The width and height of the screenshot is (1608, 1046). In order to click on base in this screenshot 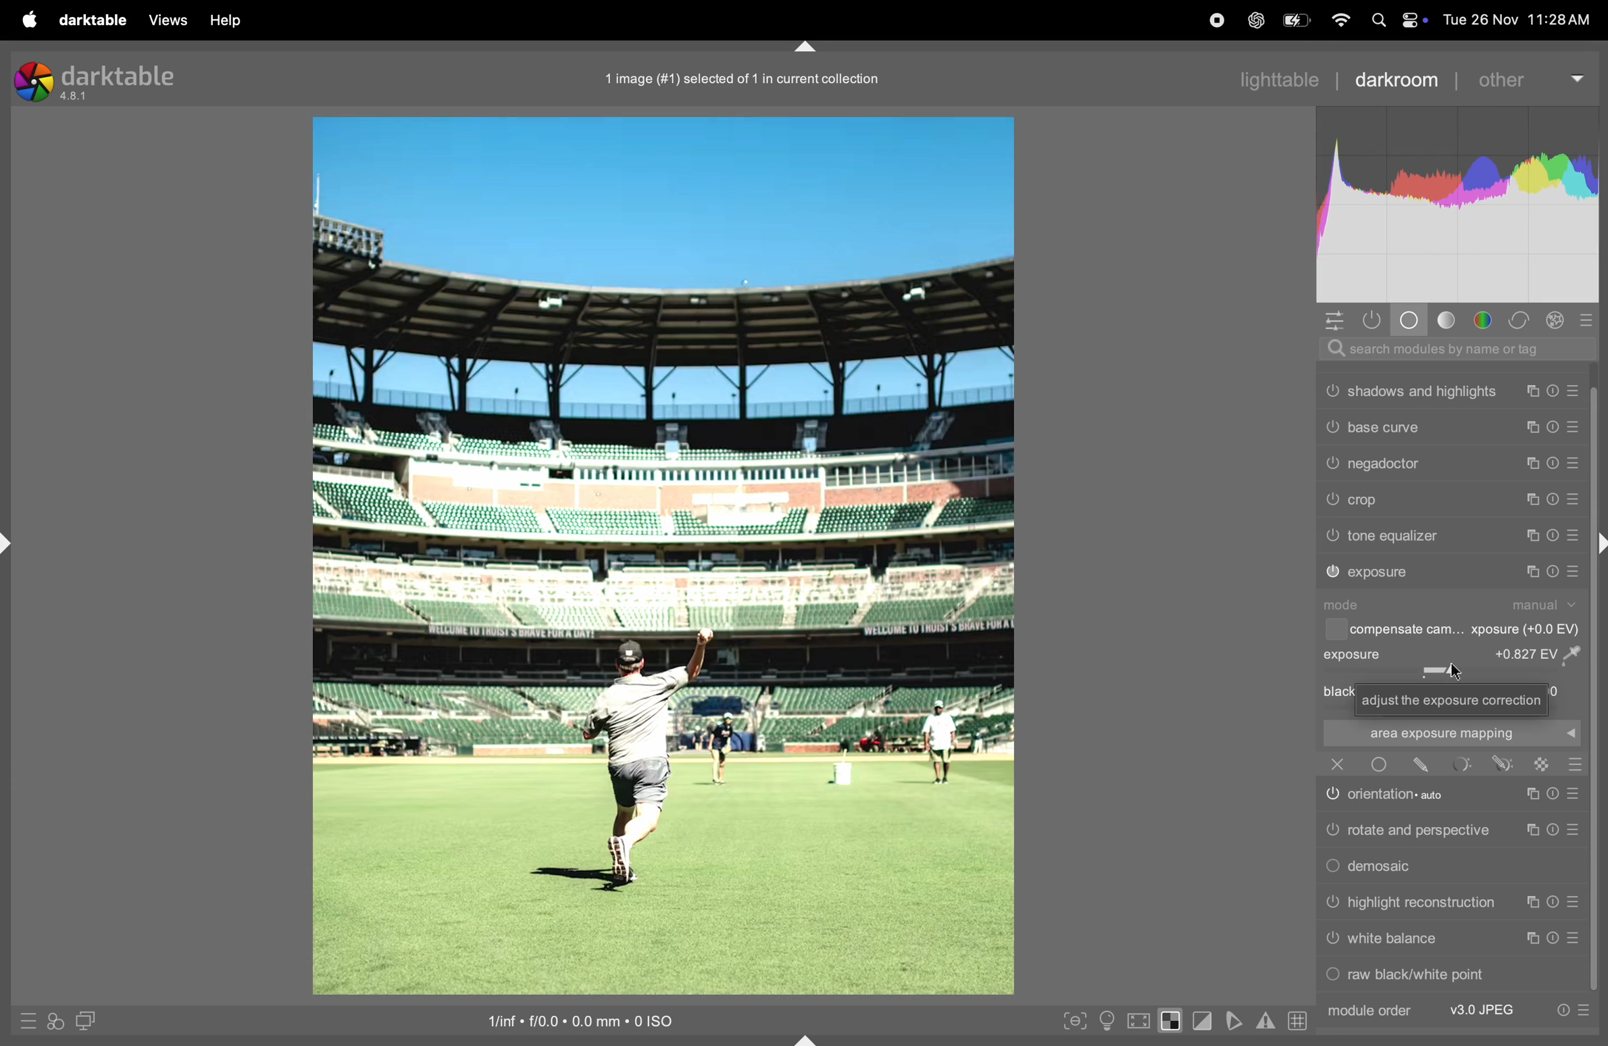, I will do `click(1411, 320)`.